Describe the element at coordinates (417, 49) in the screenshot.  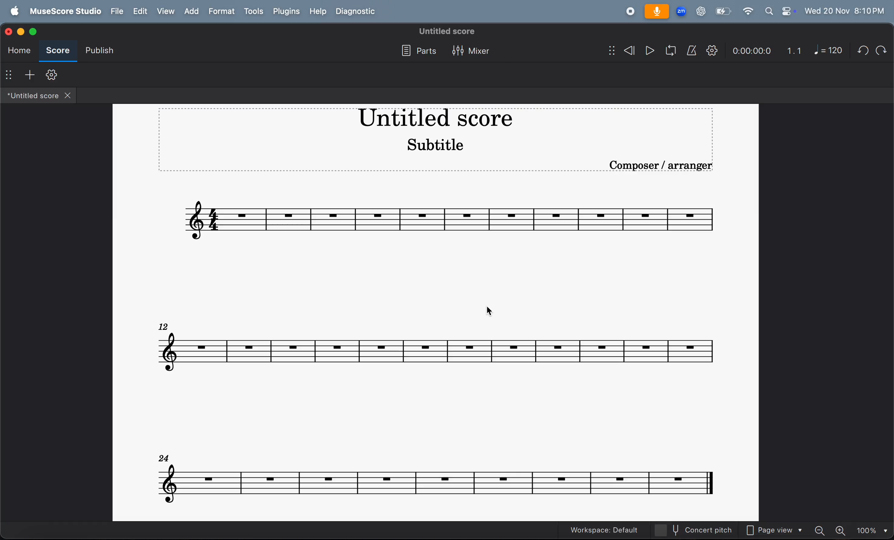
I see `parts` at that location.